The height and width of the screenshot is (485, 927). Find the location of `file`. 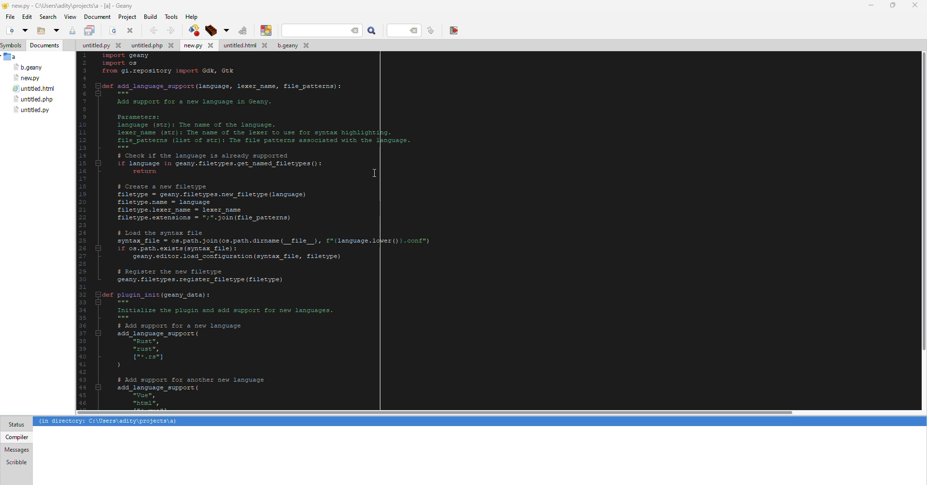

file is located at coordinates (12, 16).